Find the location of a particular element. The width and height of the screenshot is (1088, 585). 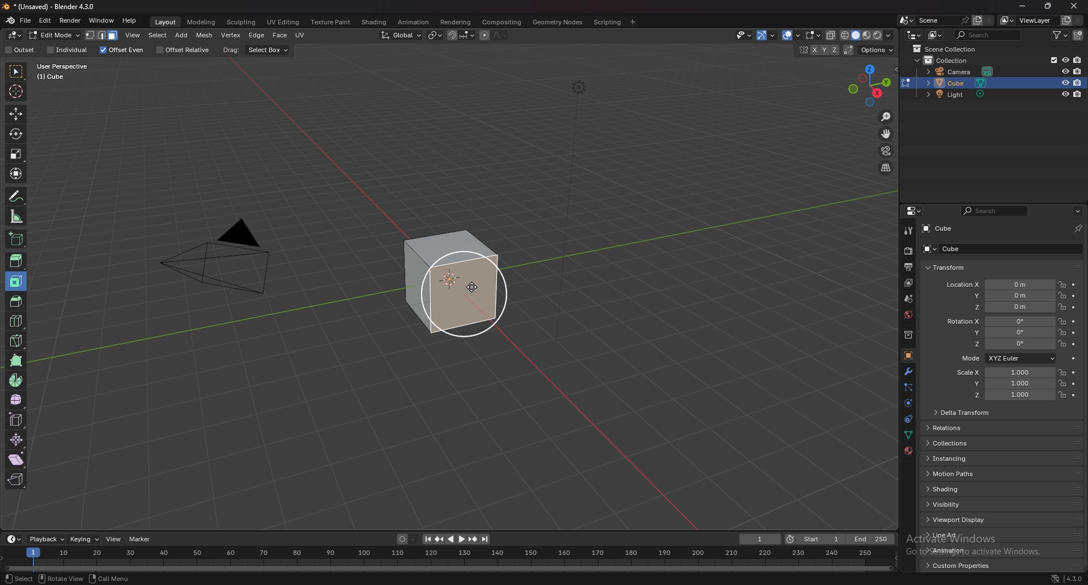

show gizmo is located at coordinates (766, 35).